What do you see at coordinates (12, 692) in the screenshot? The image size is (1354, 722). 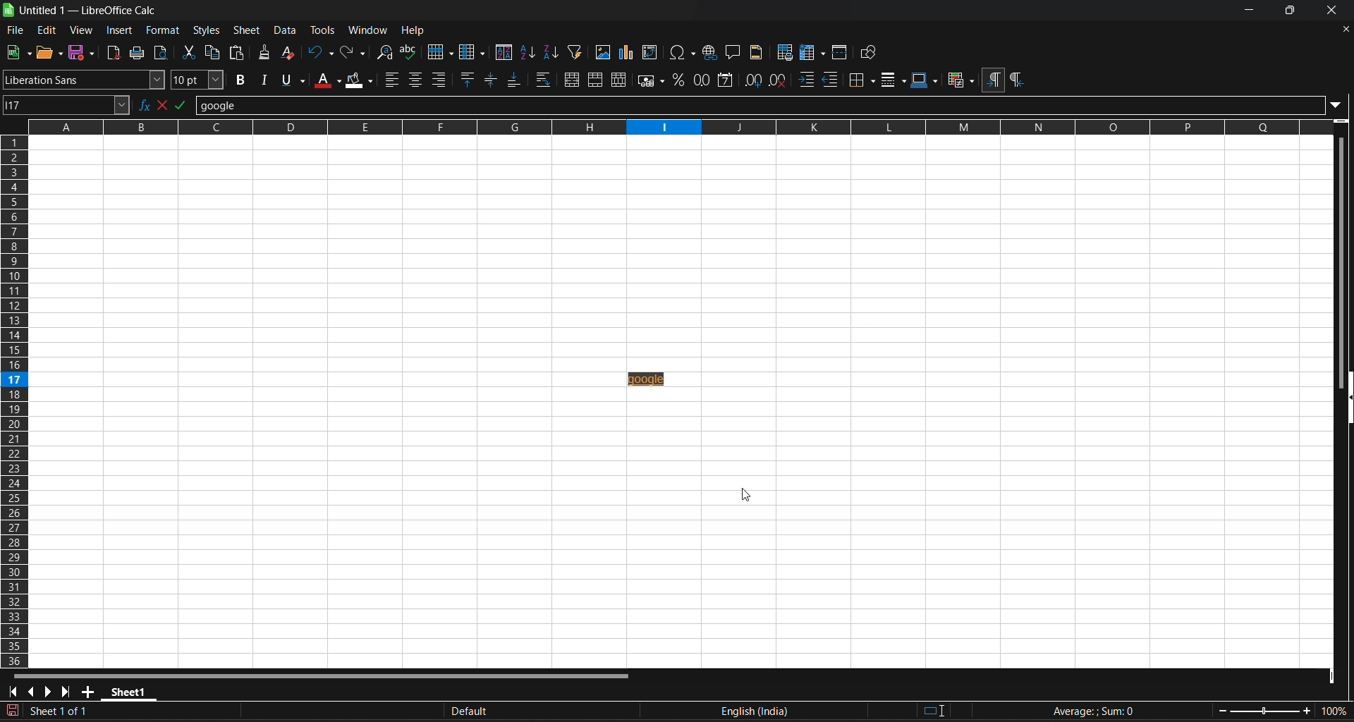 I see `scroll to first sheet` at bounding box center [12, 692].